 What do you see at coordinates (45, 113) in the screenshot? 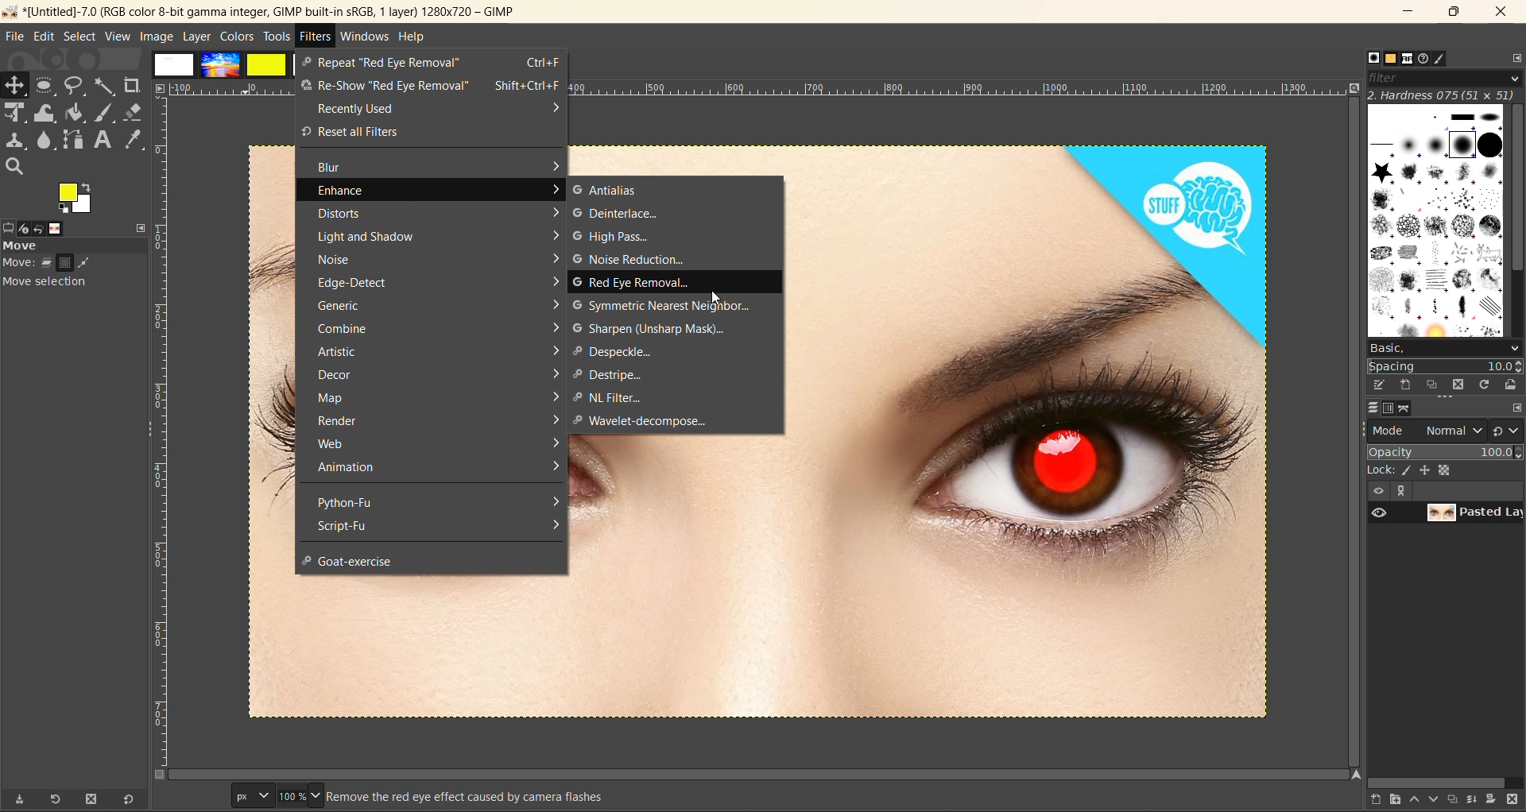
I see `wrap transform` at bounding box center [45, 113].